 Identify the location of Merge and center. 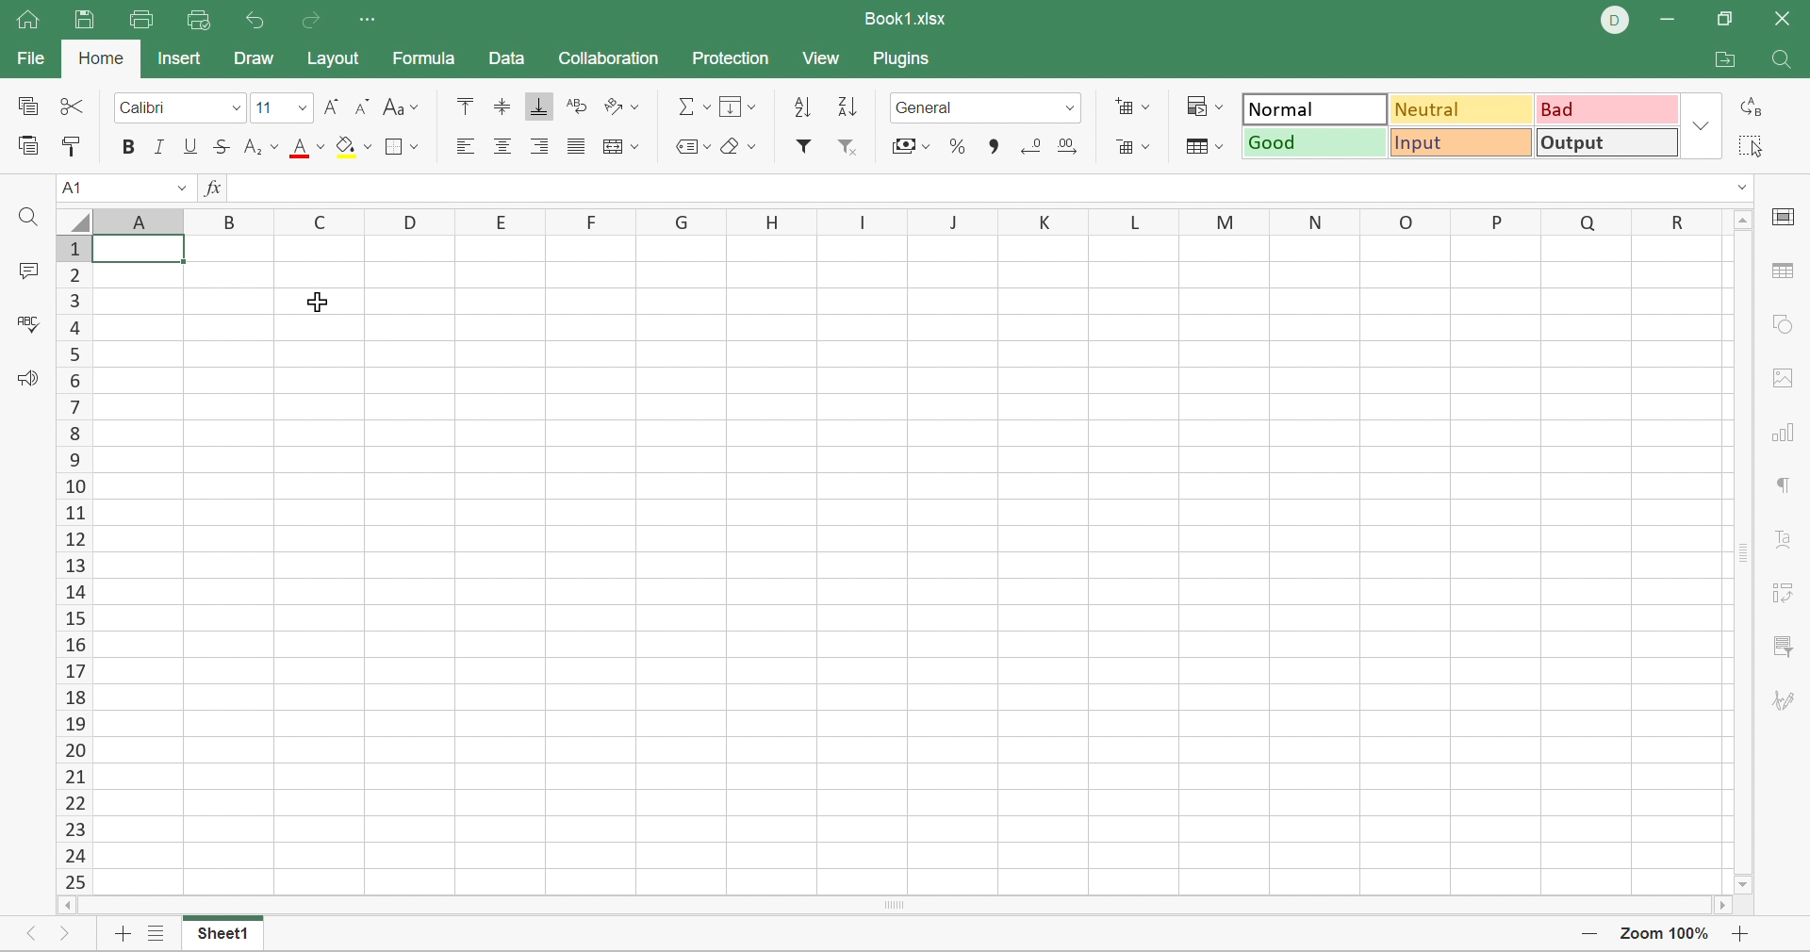
(623, 146).